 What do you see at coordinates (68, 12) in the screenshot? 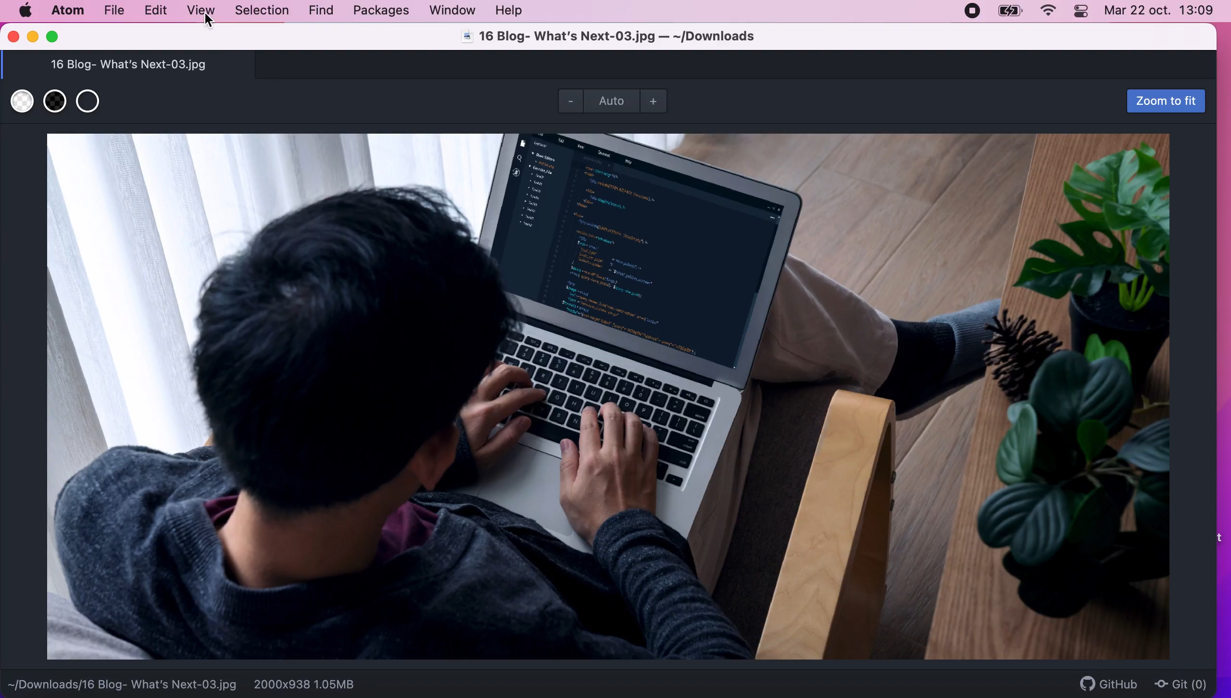
I see `atom` at bounding box center [68, 12].